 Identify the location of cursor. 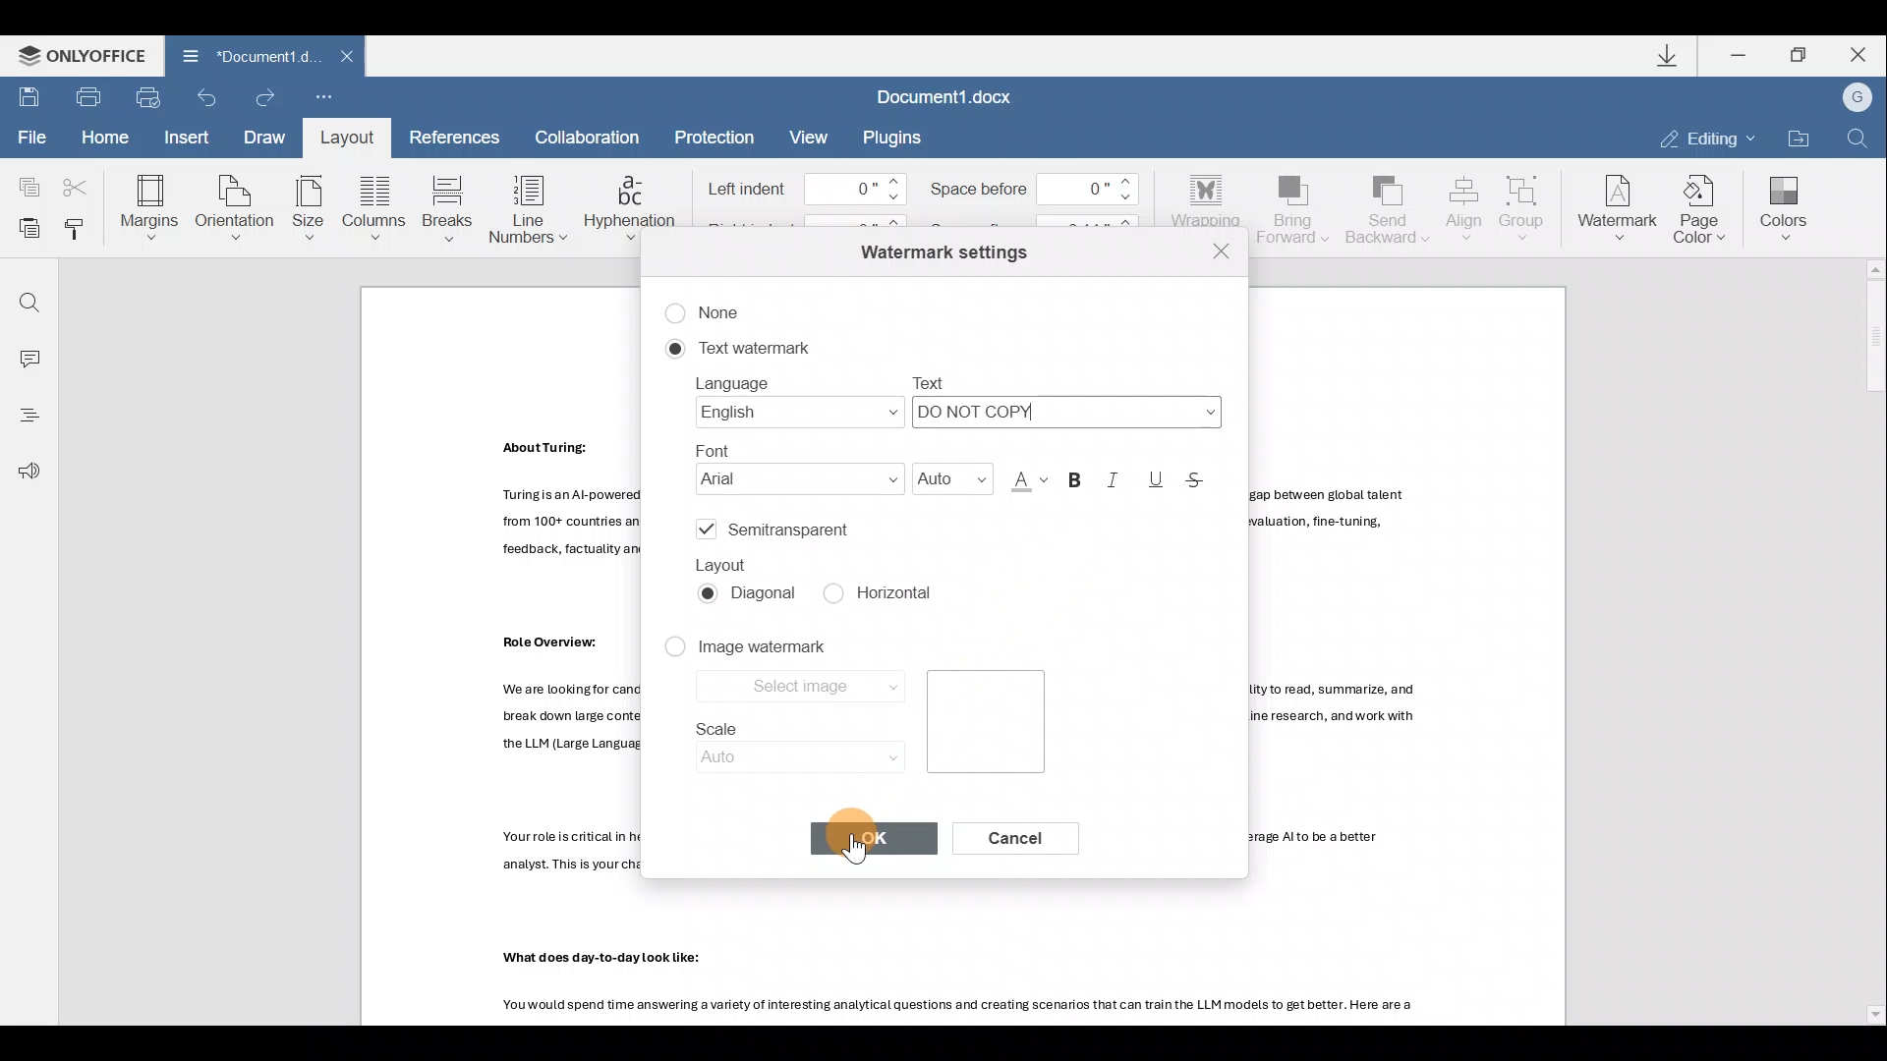
(857, 856).